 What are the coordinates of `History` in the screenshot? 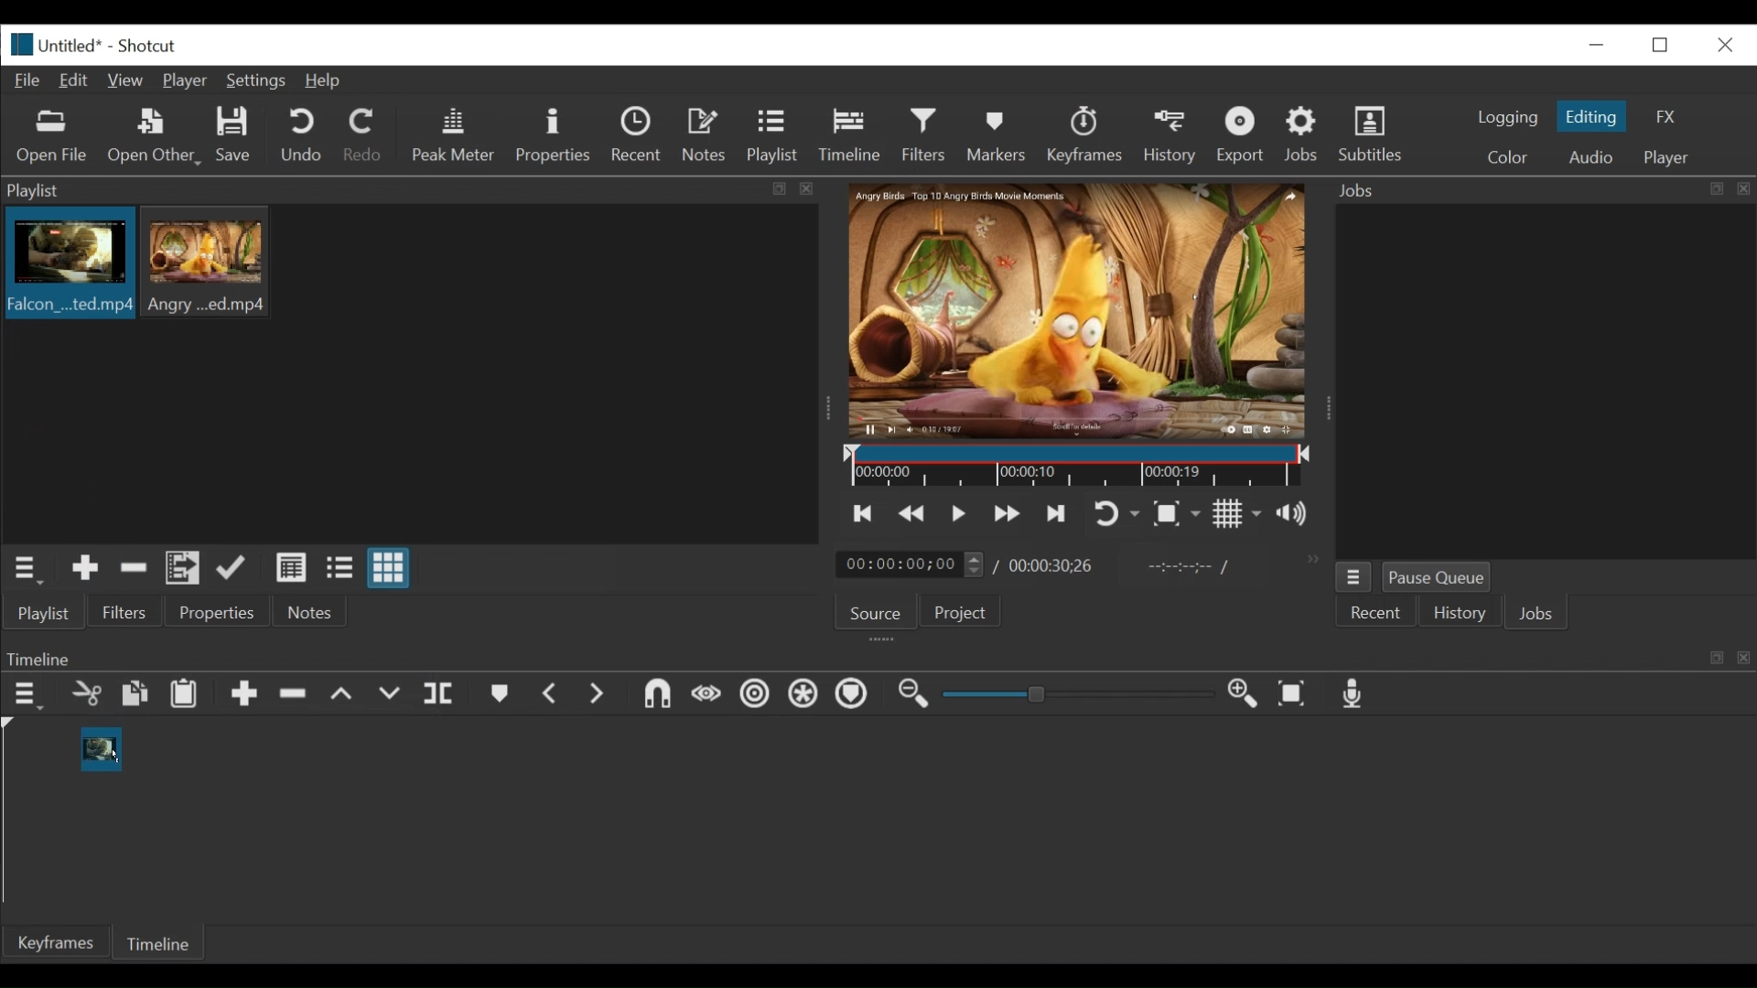 It's located at (1460, 616).